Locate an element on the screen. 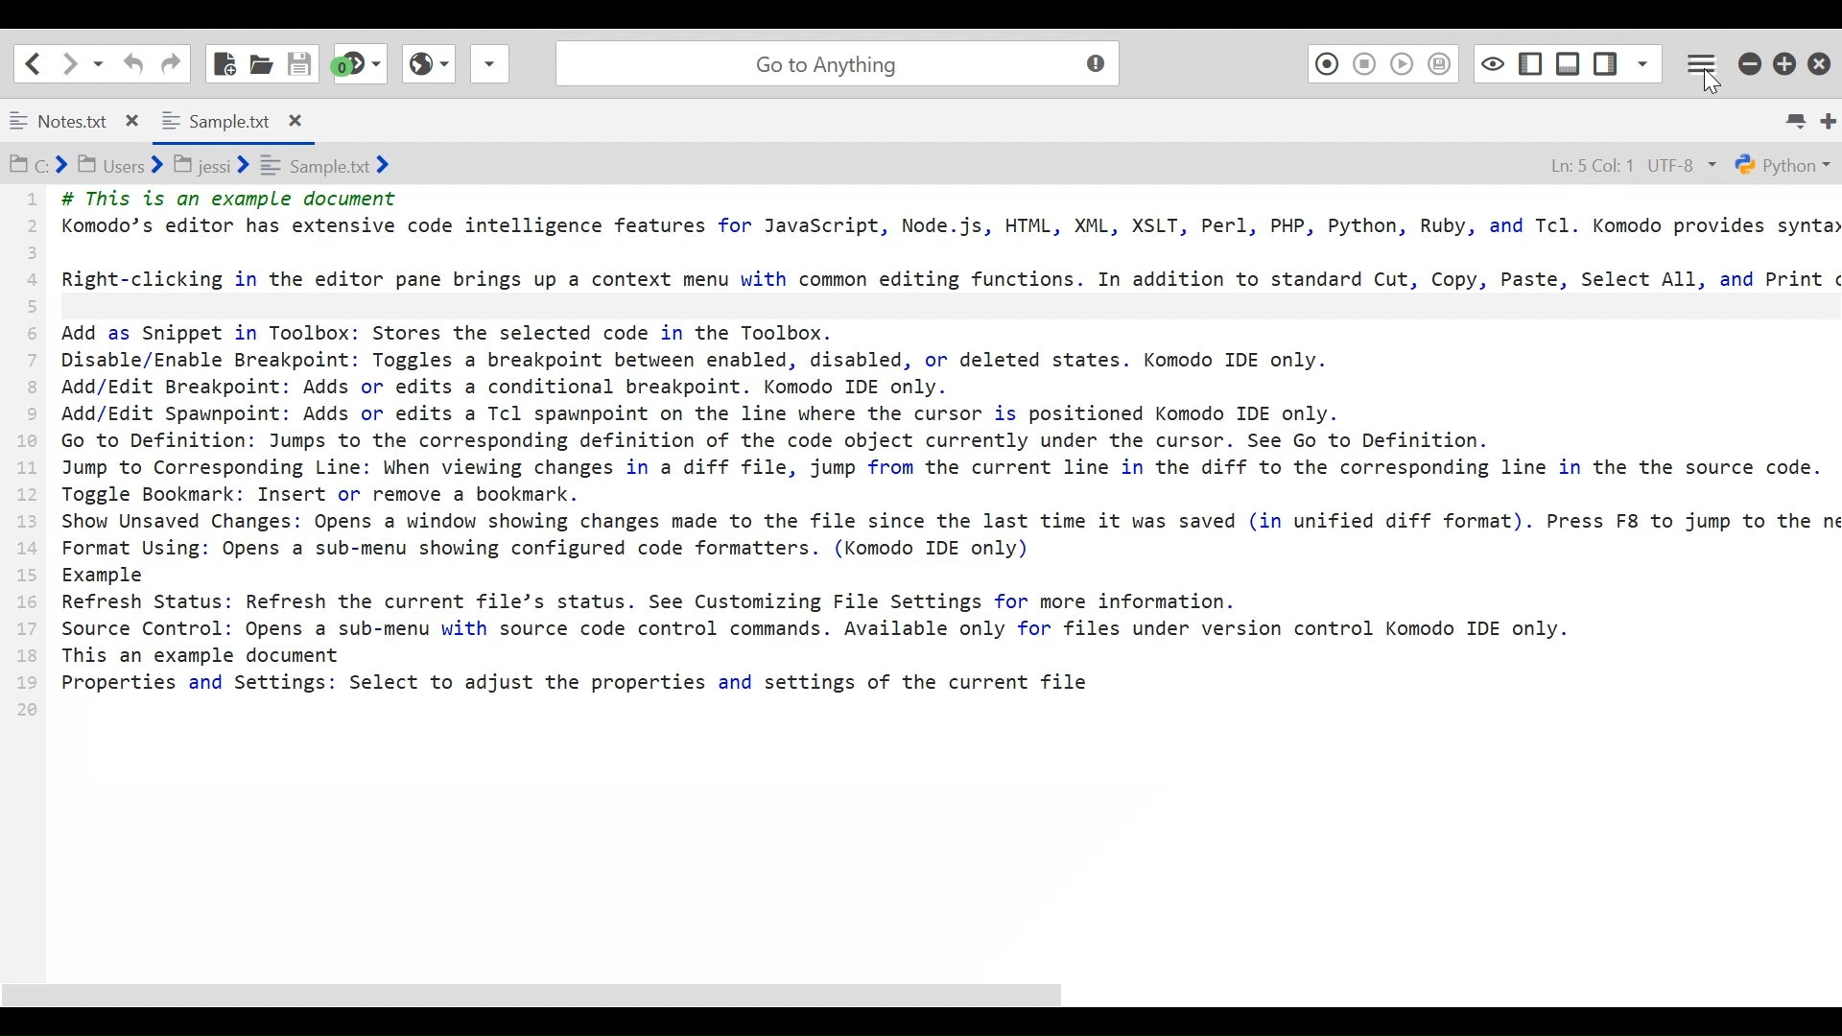  Recent locations is located at coordinates (99, 63).